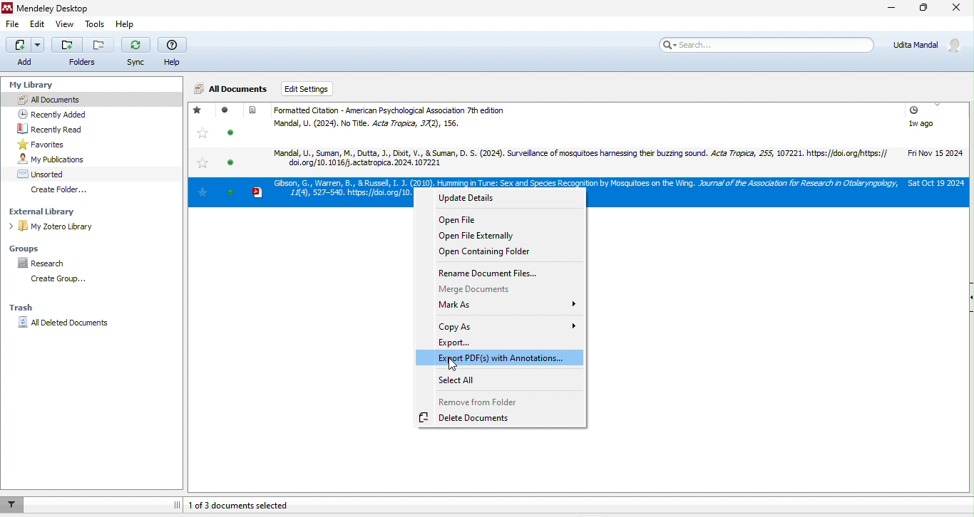  What do you see at coordinates (573, 158) in the screenshot?
I see `Mandal, U., Suman, M., Dutta, J., Dix, V., & Suman, D. S. (2024). Surveillance of mosquitoes hamessing their buzzing sound. Acta Tropica, 2535, 107221. httips:/fdoi.org/h‘oi.org/ 10. 1016 actatropica. 2024. 107221` at bounding box center [573, 158].